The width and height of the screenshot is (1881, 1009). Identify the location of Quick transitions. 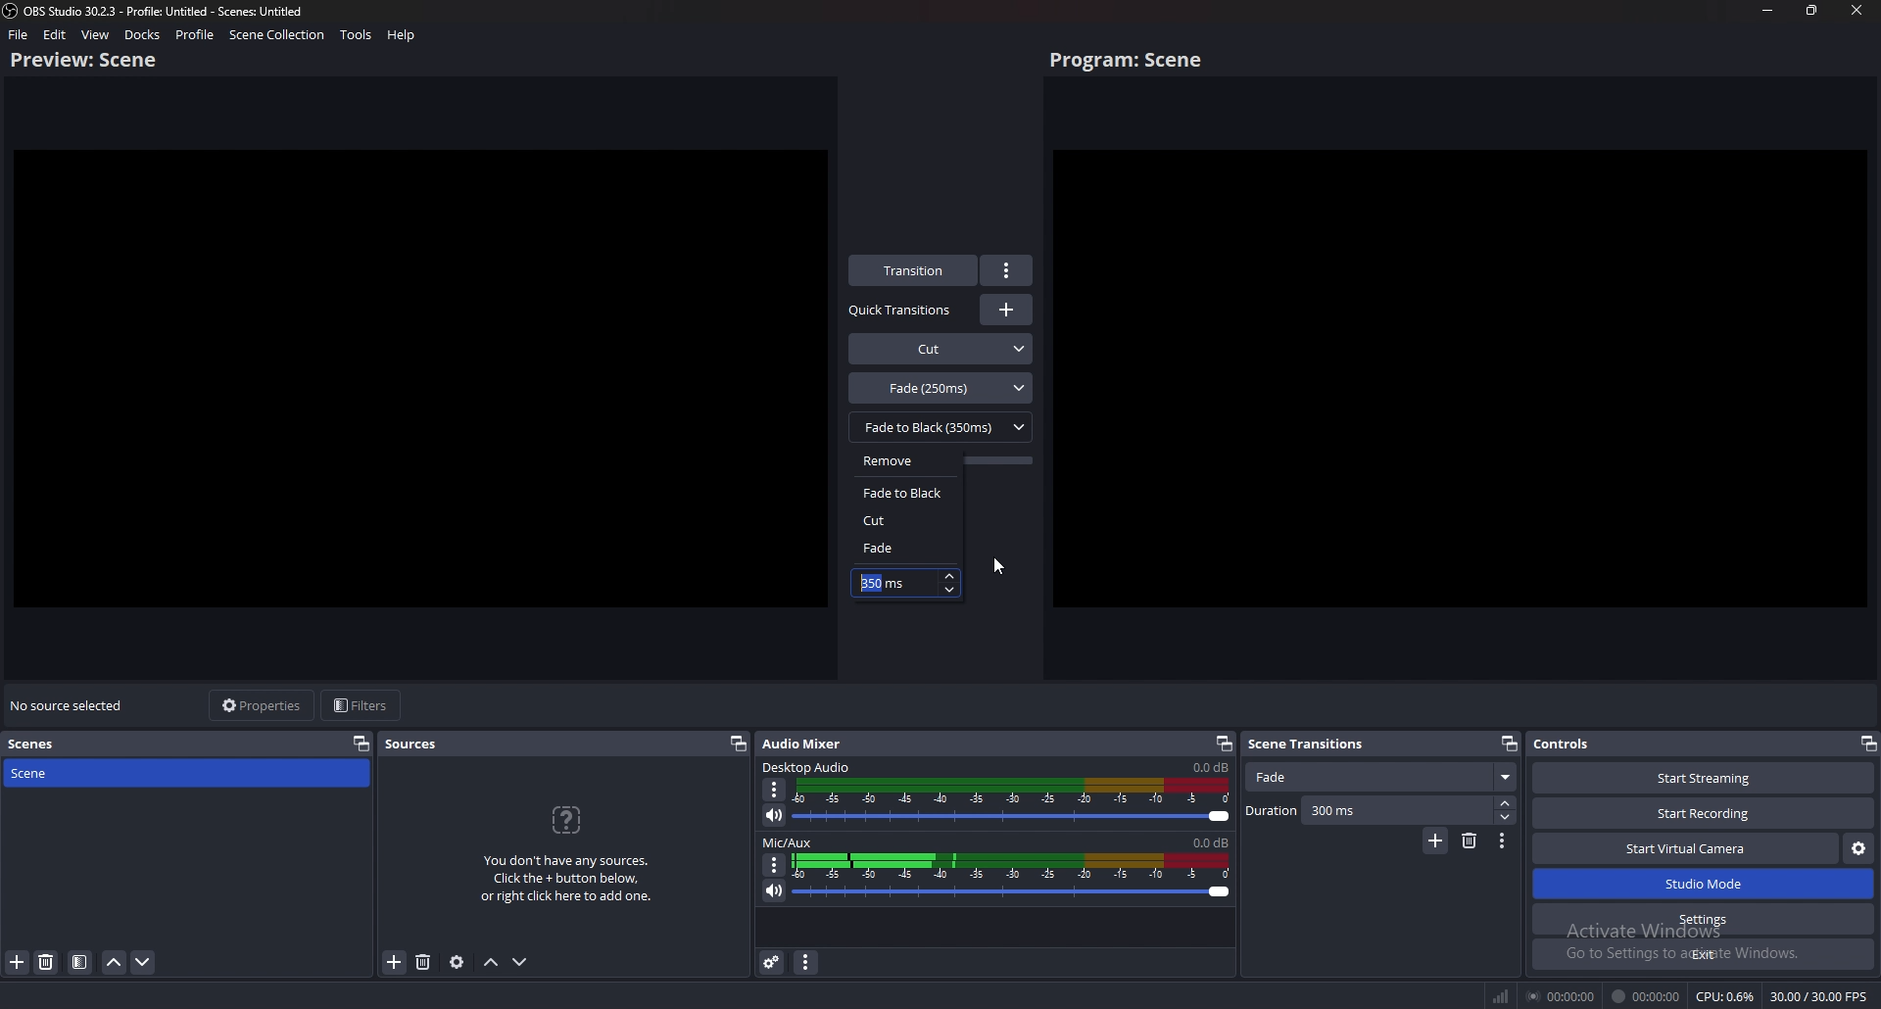
(902, 311).